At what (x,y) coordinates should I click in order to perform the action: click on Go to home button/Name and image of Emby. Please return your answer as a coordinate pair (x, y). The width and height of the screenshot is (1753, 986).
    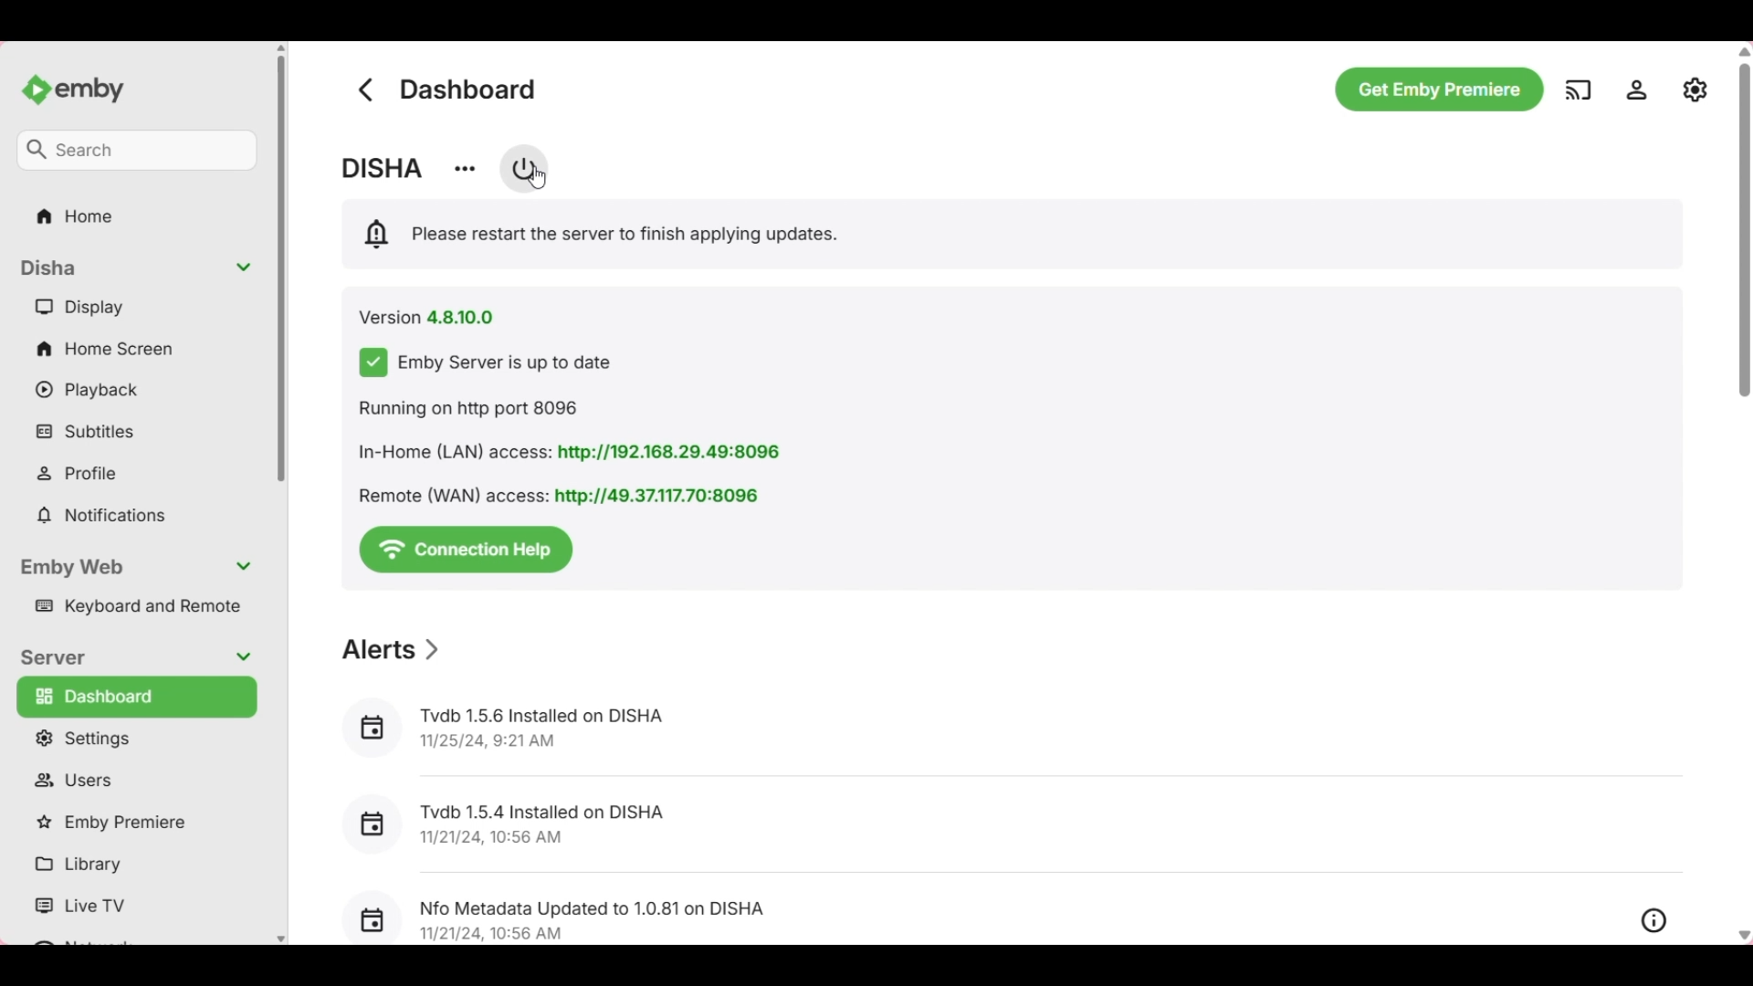
    Looking at the image, I should click on (72, 90).